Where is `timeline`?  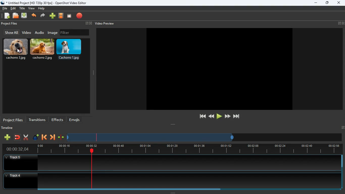 timeline is located at coordinates (190, 149).